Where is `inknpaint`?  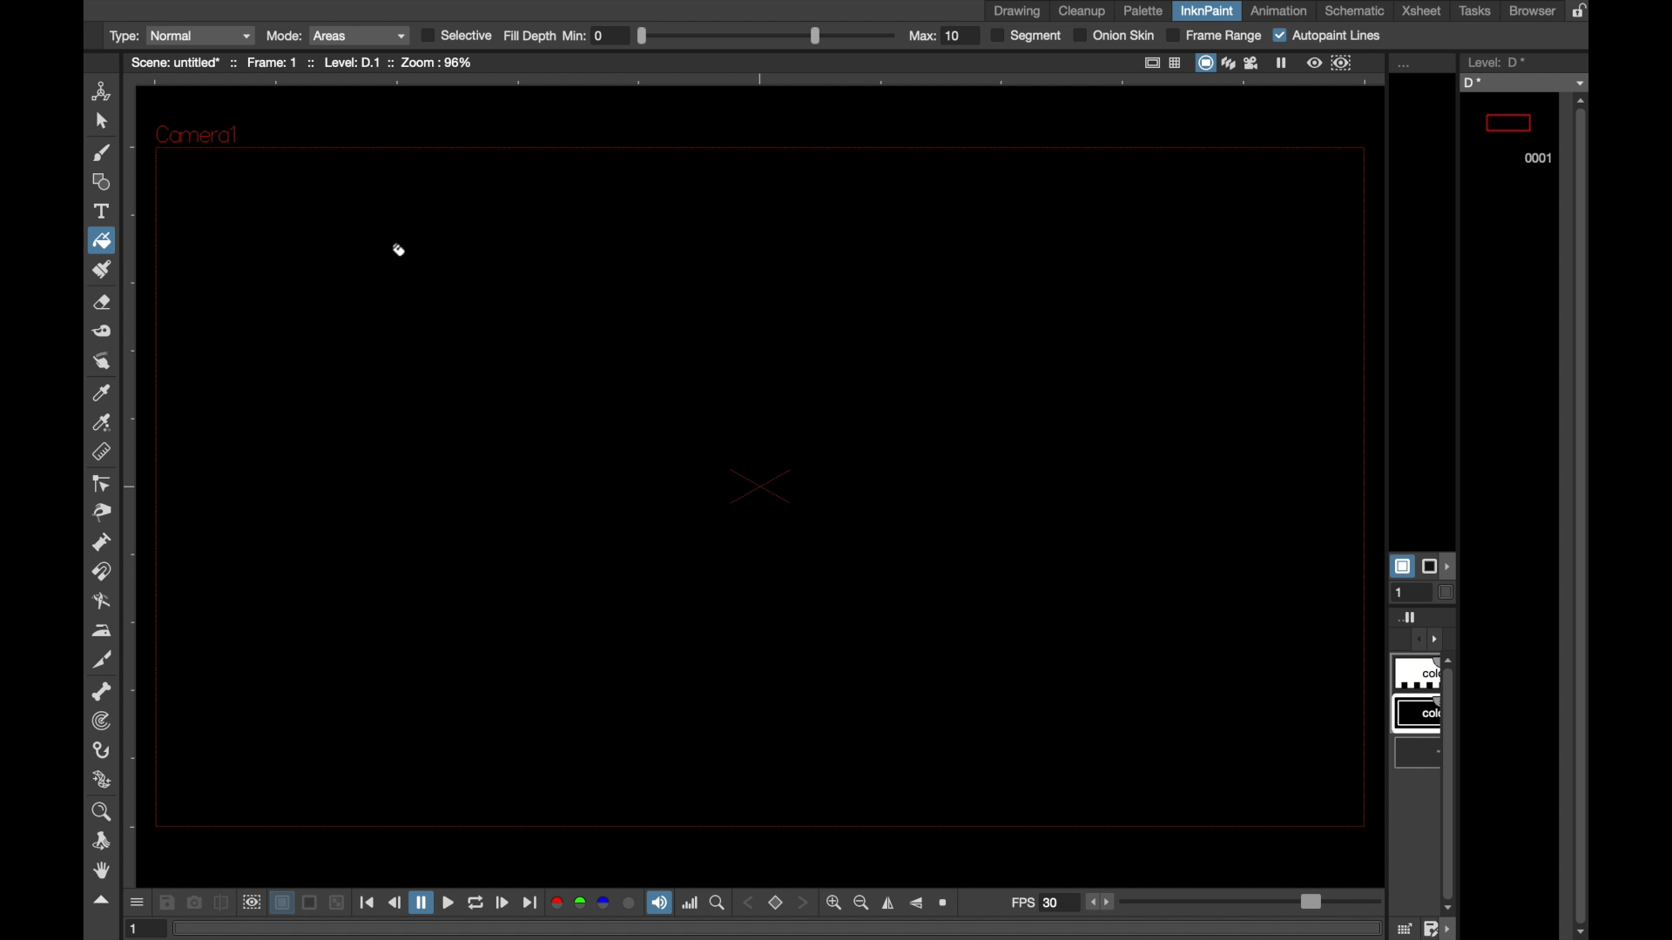 inknpaint is located at coordinates (1207, 10).